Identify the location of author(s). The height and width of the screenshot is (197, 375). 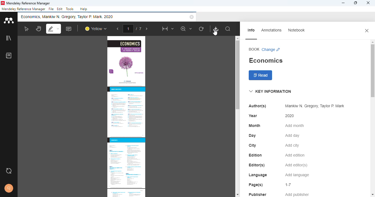
(258, 106).